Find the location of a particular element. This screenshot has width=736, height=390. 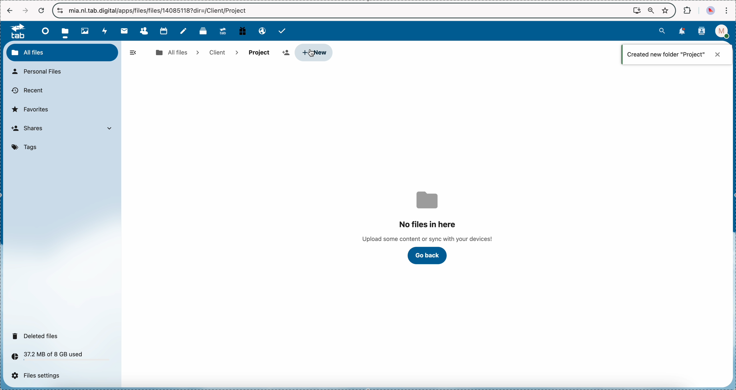

click on new button is located at coordinates (314, 53).